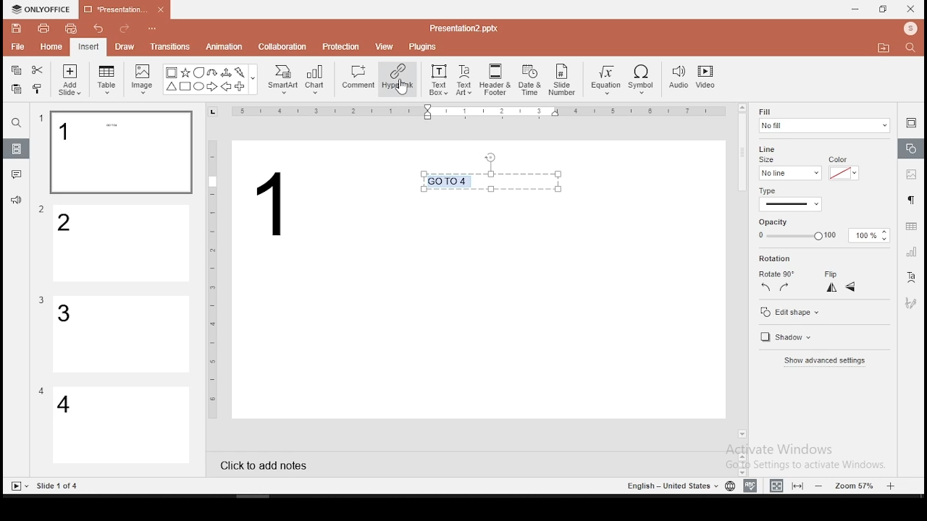 Image resolution: width=927 pixels, height=521 pixels. What do you see at coordinates (907, 302) in the screenshot?
I see `` at bounding box center [907, 302].